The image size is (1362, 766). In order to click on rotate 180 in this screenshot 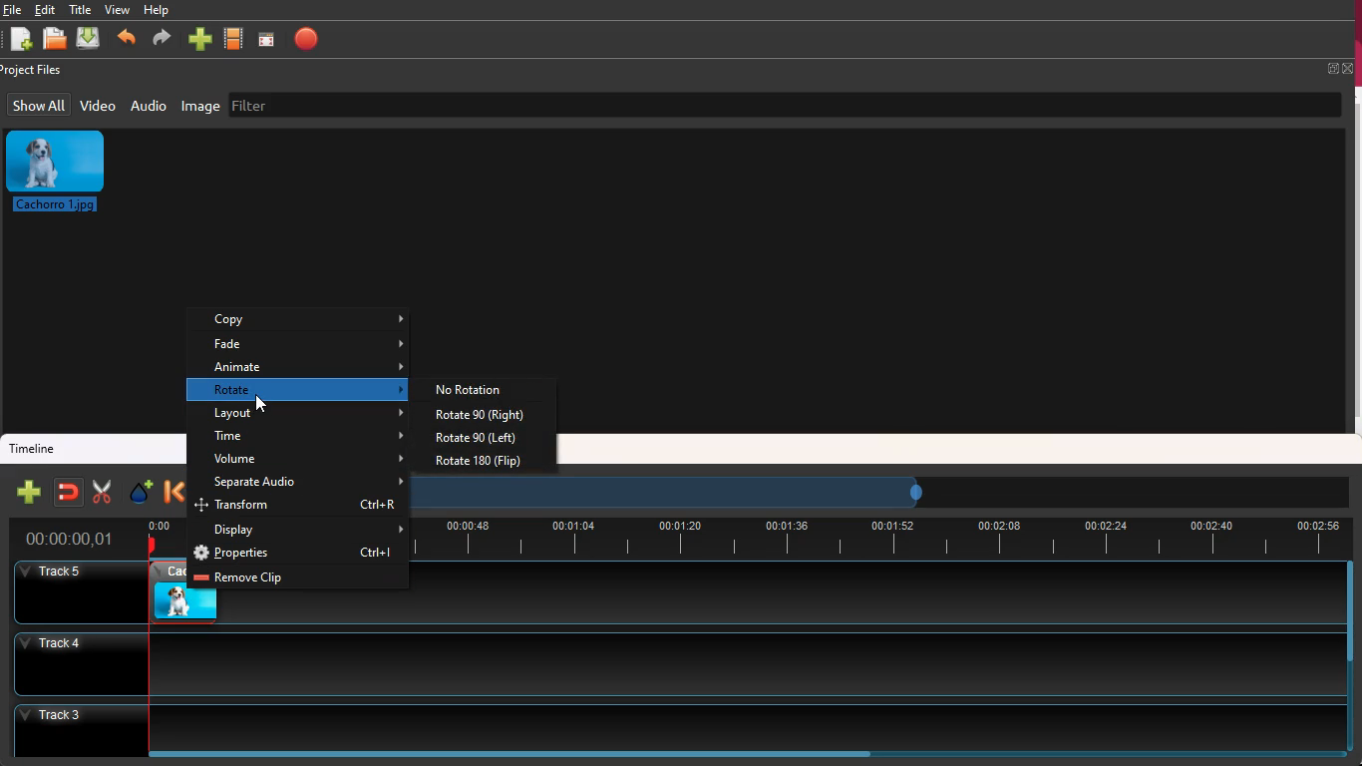, I will do `click(482, 464)`.